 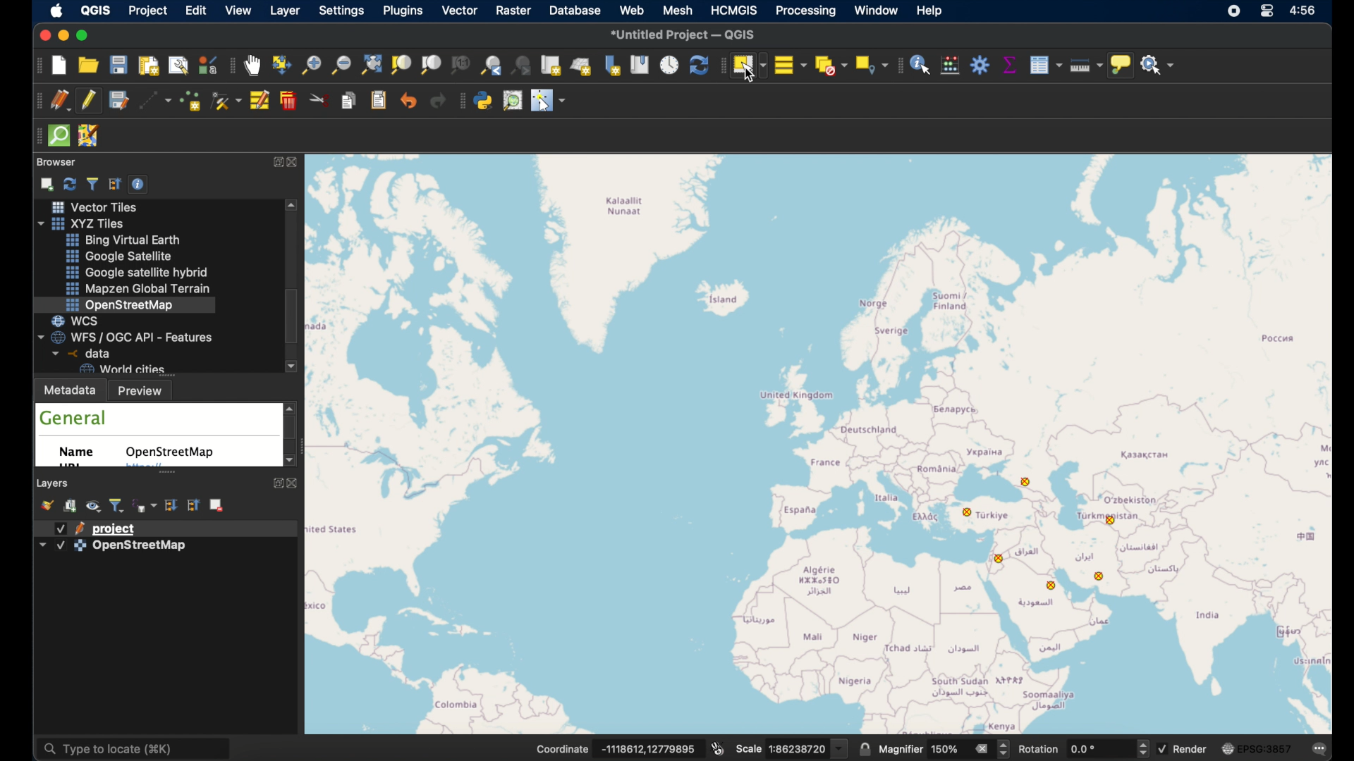 I want to click on magnifier value, so click(x=945, y=748).